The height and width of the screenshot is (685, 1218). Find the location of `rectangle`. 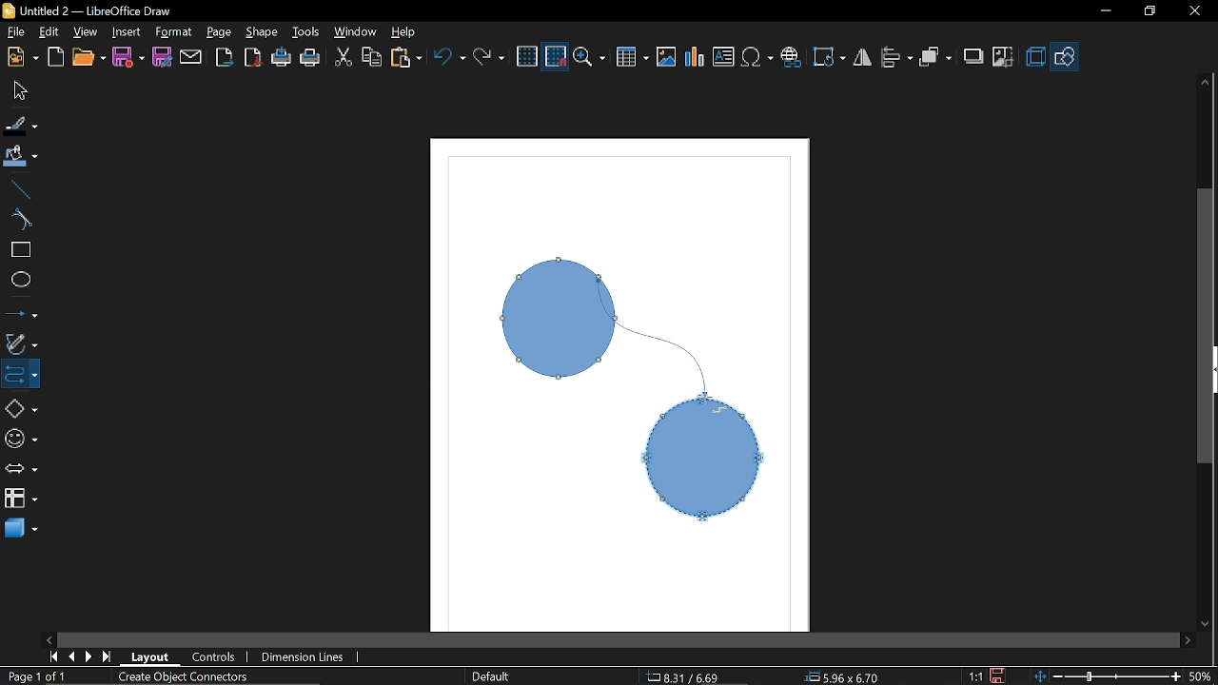

rectangle is located at coordinates (18, 249).